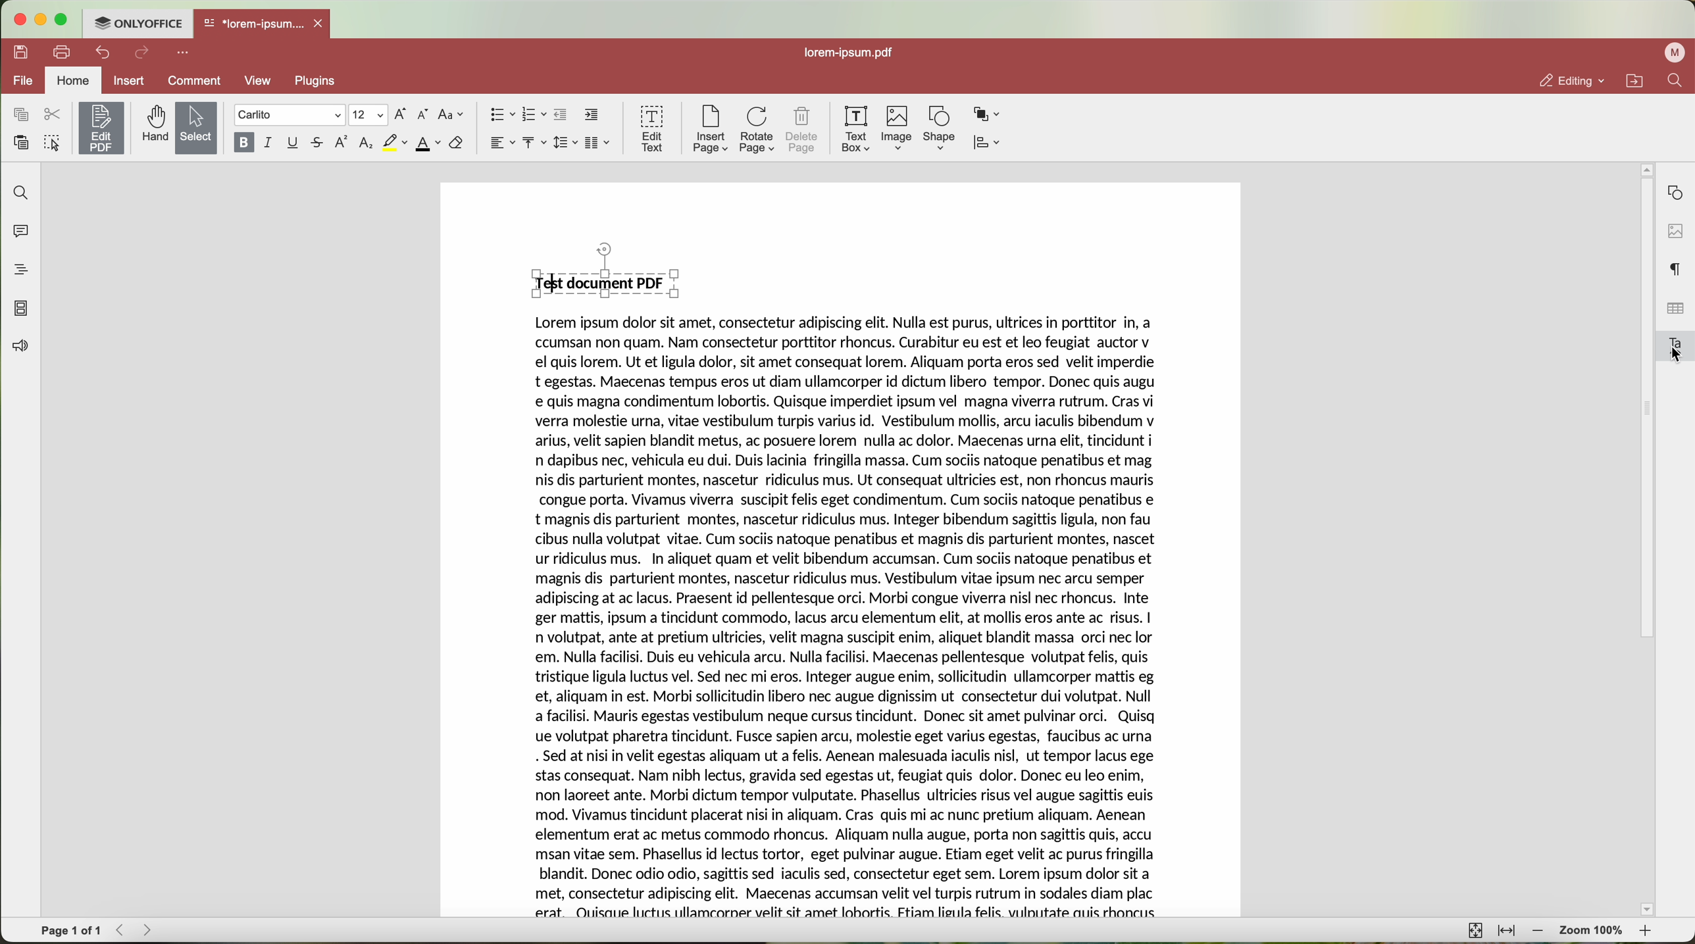 The width and height of the screenshot is (1695, 944). I want to click on Forward, so click(151, 930).